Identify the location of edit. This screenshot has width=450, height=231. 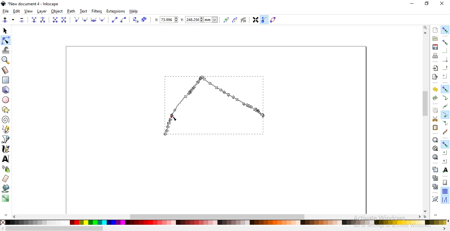
(16, 12).